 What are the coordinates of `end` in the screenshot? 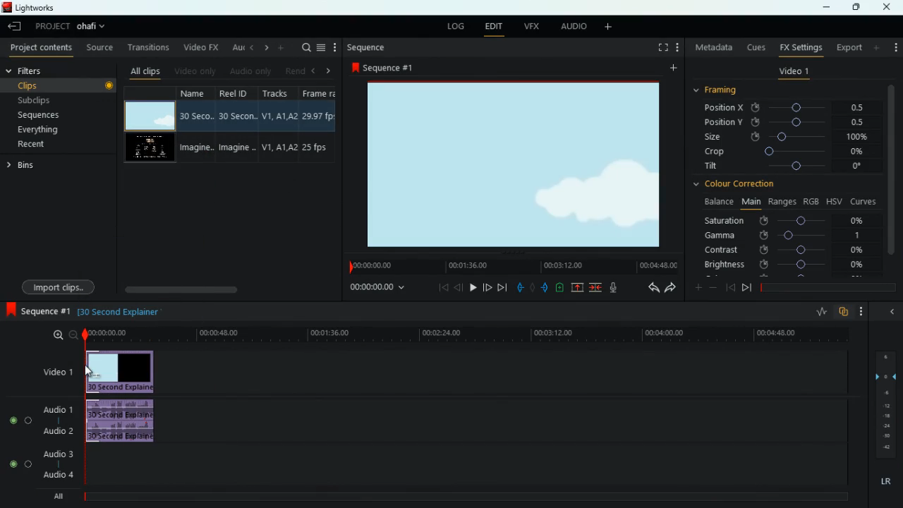 It's located at (502, 286).